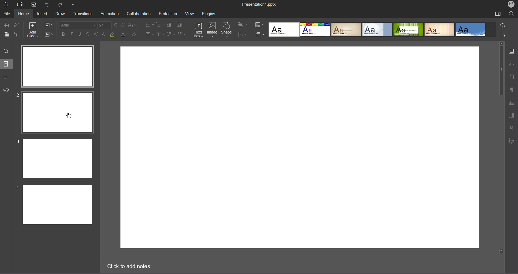 The width and height of the screenshot is (518, 274). I want to click on Text Alignment, so click(150, 34).